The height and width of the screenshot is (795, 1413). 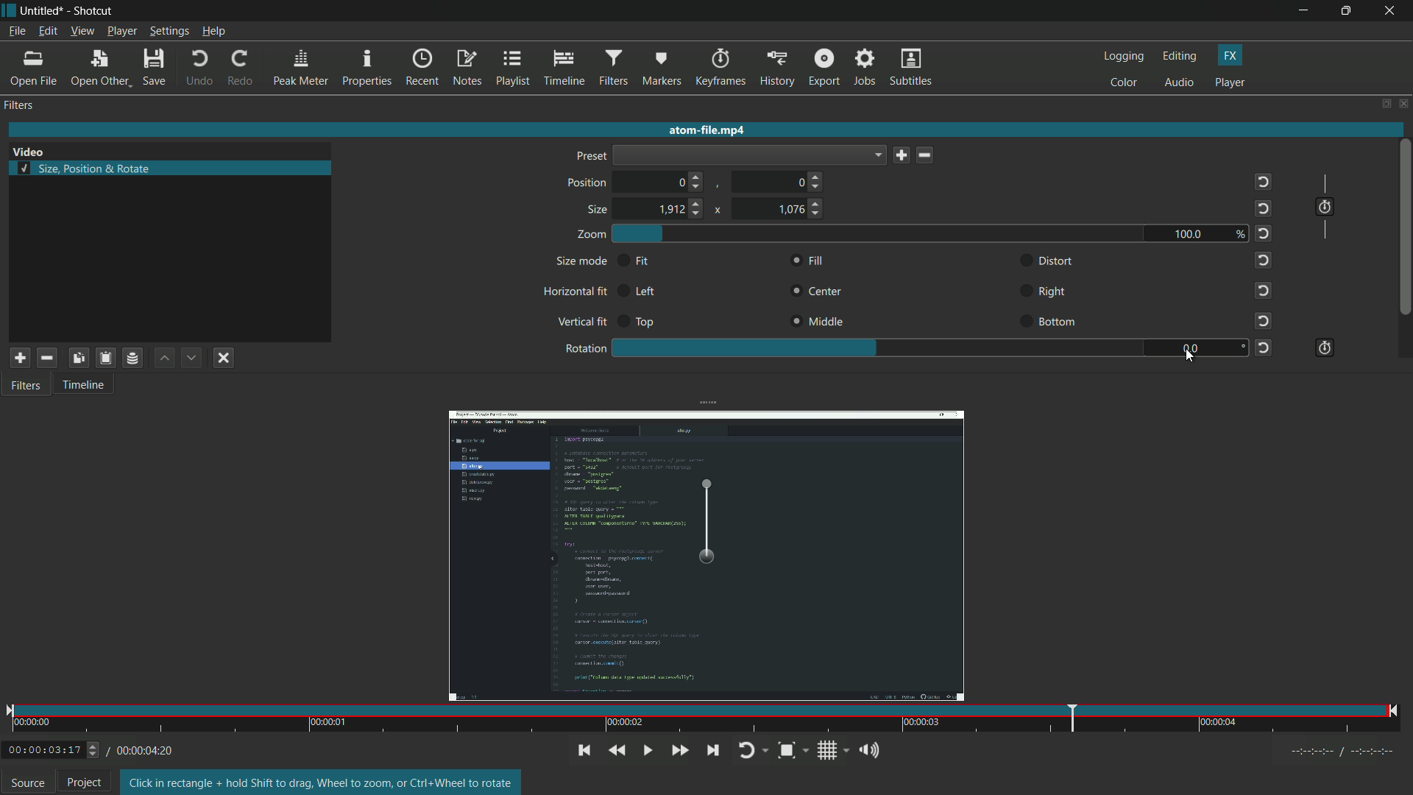 I want to click on player menu, so click(x=121, y=32).